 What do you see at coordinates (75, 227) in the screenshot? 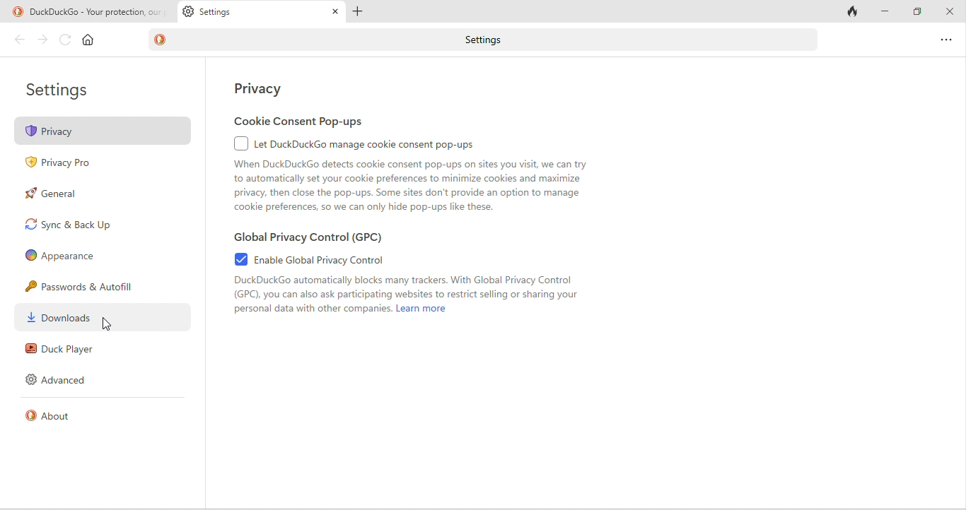
I see `sync and back up` at bounding box center [75, 227].